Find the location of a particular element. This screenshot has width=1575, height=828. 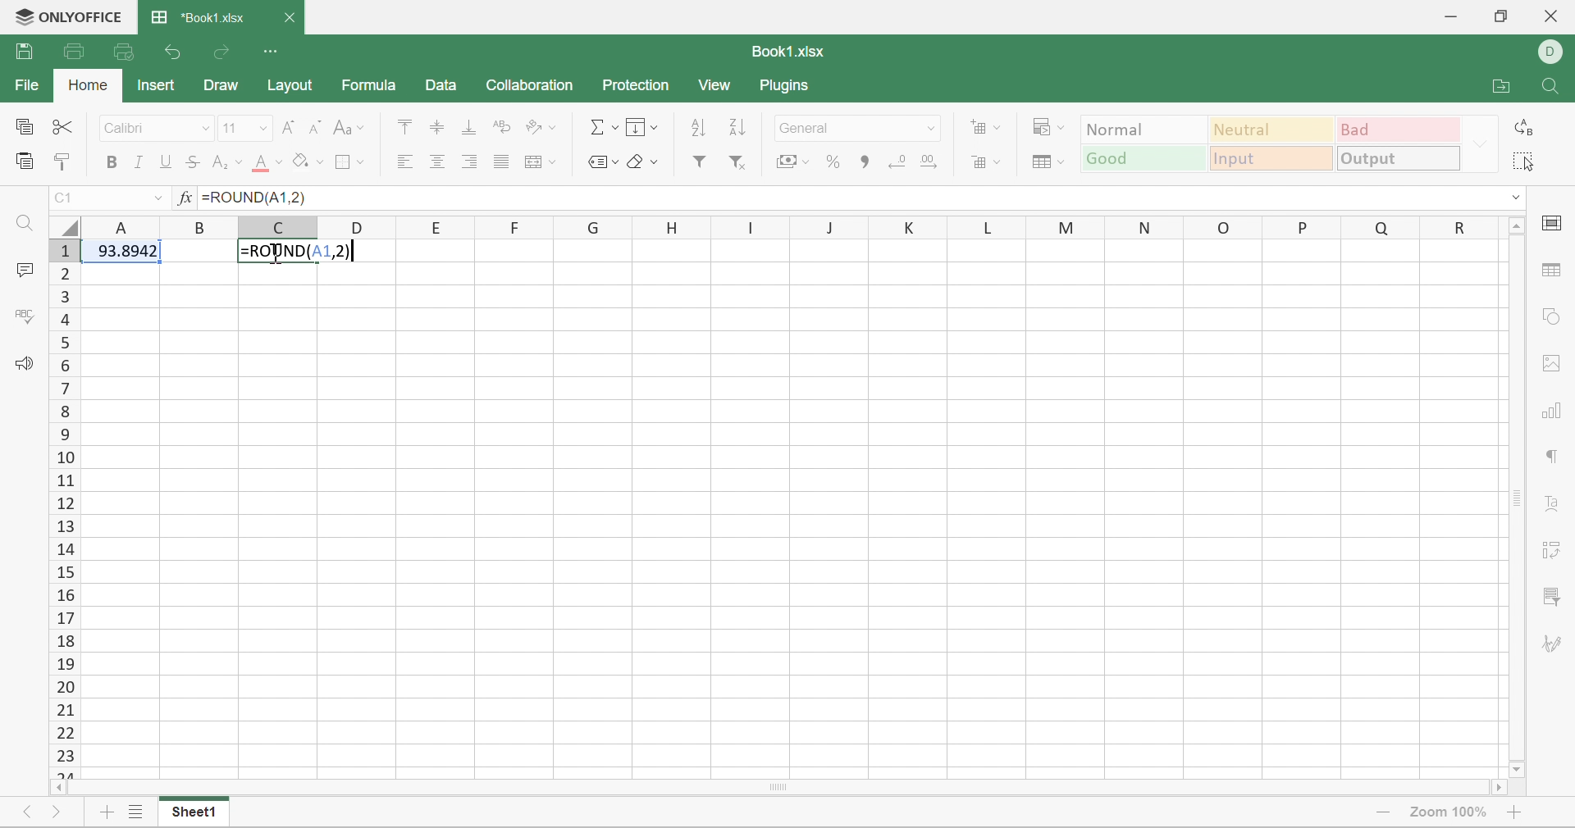

Find is located at coordinates (28, 227).